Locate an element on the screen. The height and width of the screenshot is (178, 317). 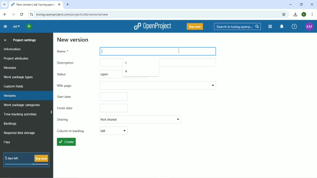
Description is located at coordinates (85, 63).